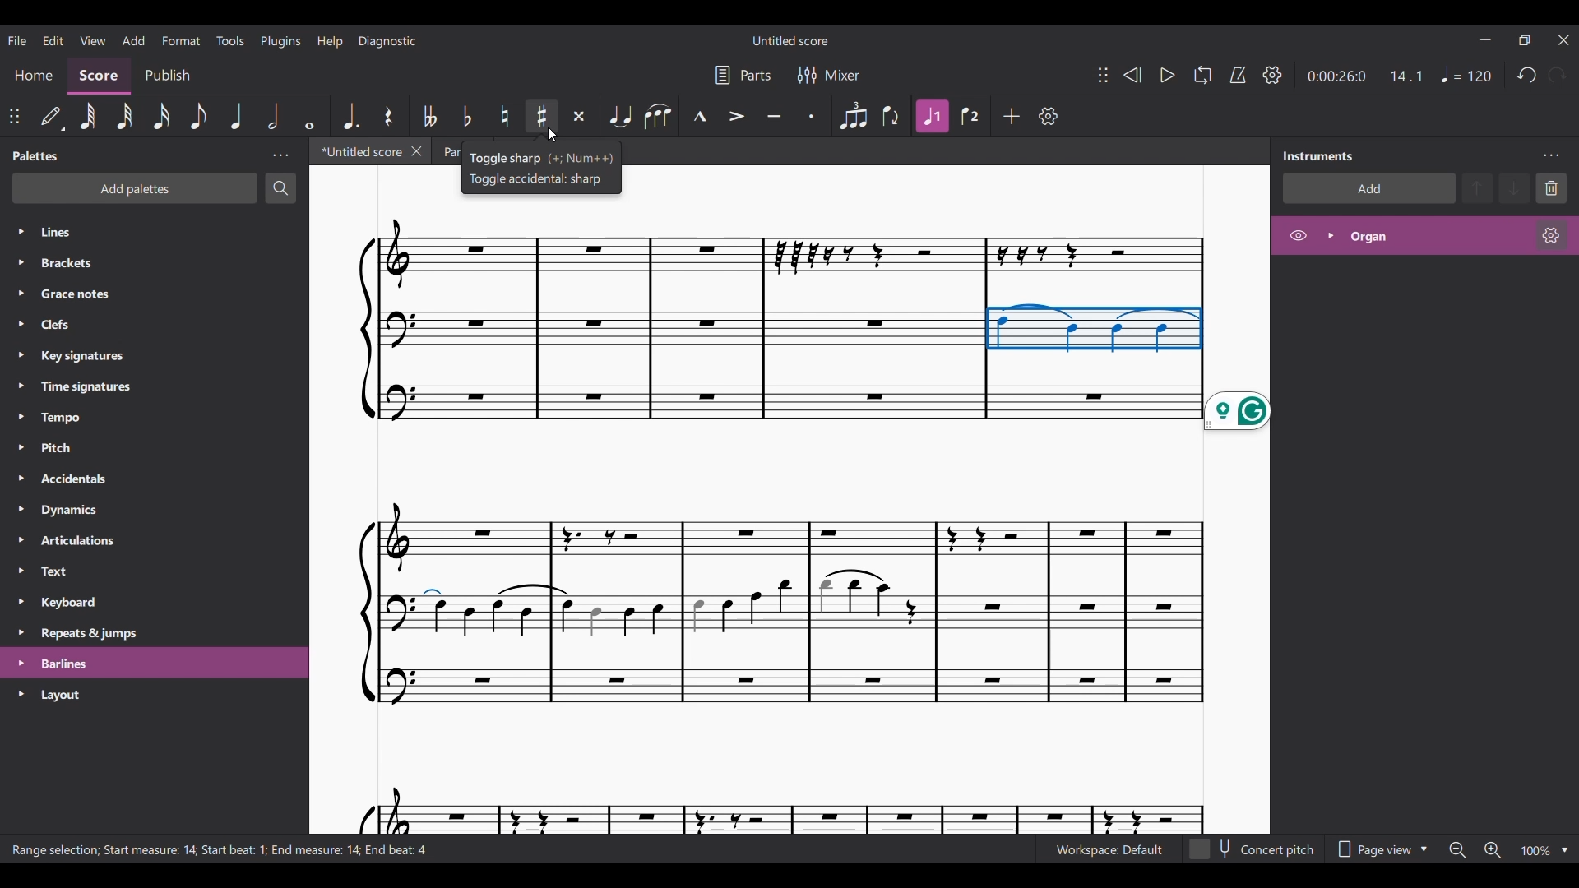 This screenshot has width=1579, height=888. I want to click on , so click(783, 673).